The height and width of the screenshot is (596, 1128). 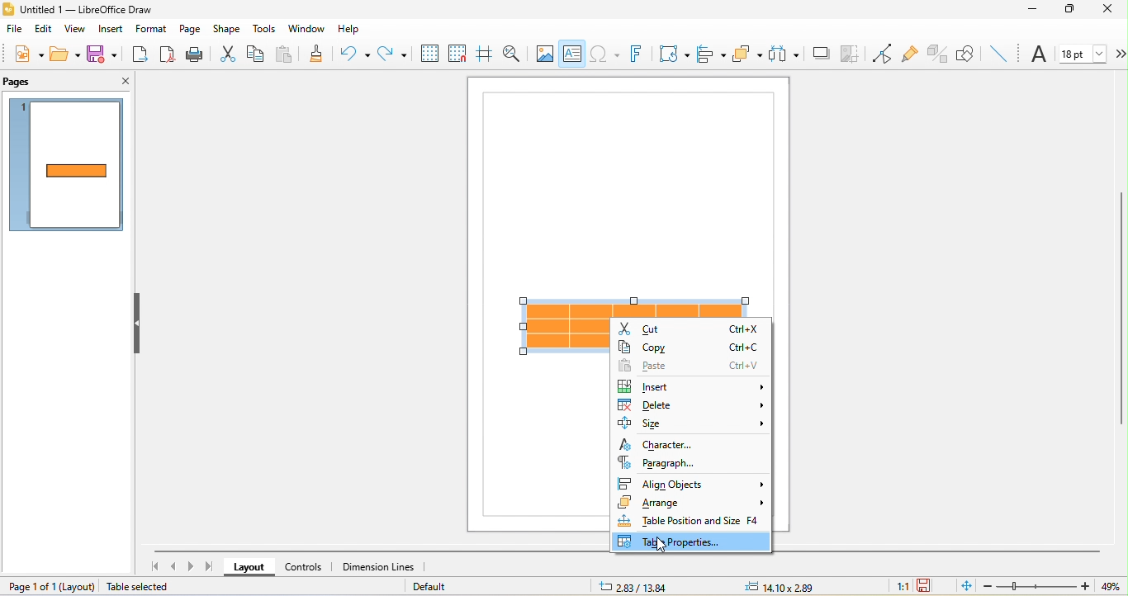 What do you see at coordinates (690, 345) in the screenshot?
I see `copy` at bounding box center [690, 345].